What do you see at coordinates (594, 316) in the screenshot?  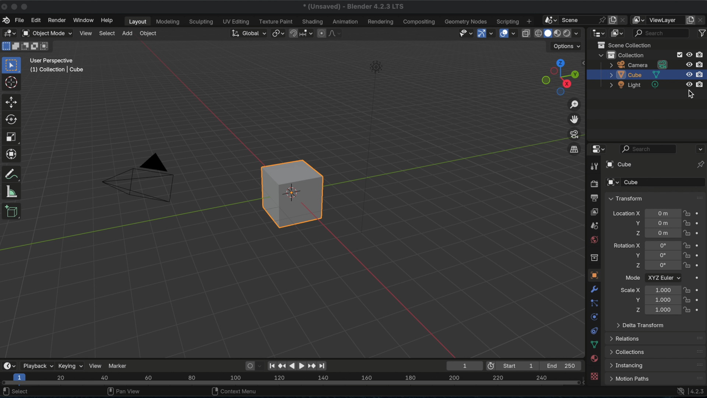 I see `physics` at bounding box center [594, 316].